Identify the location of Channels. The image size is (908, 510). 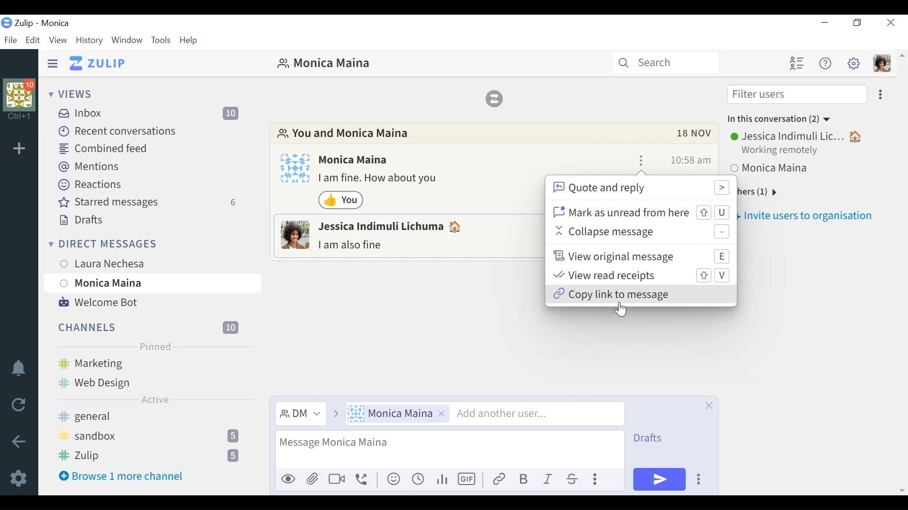
(150, 326).